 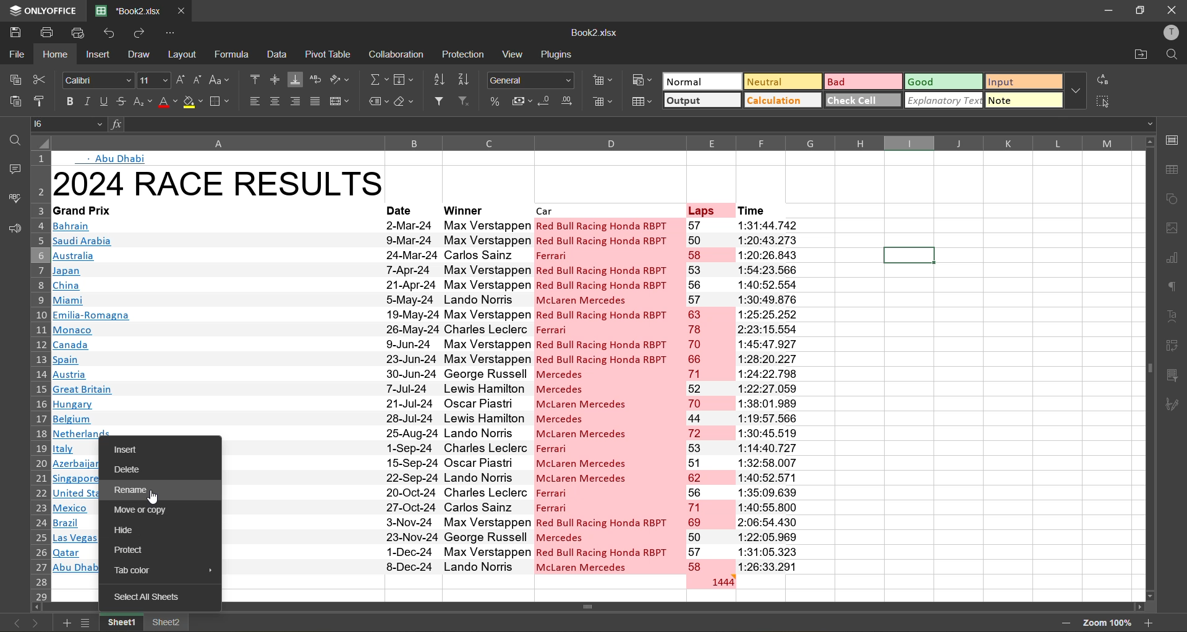 I want to click on paste, so click(x=16, y=104).